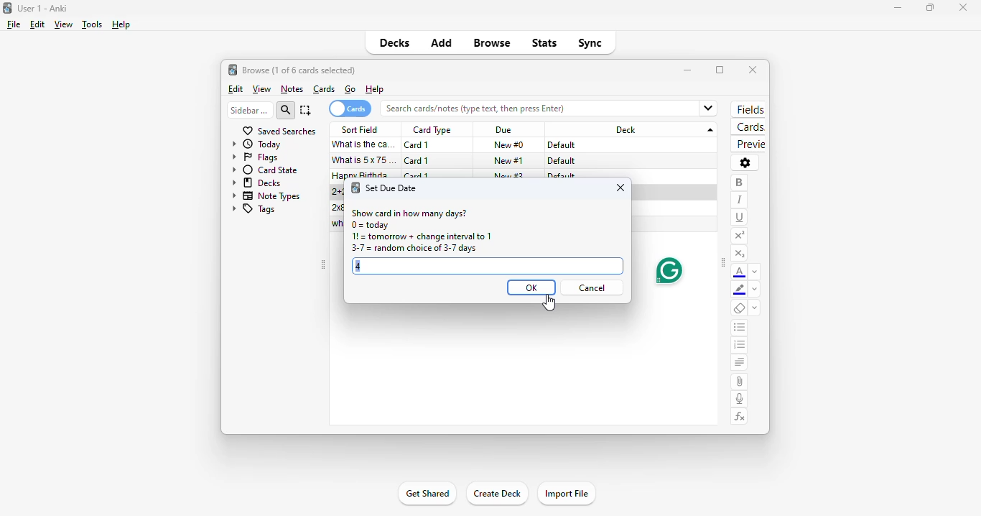 Image resolution: width=981 pixels, height=516 pixels. What do you see at coordinates (412, 249) in the screenshot?
I see `3-7 =  random choice of 3-7 days` at bounding box center [412, 249].